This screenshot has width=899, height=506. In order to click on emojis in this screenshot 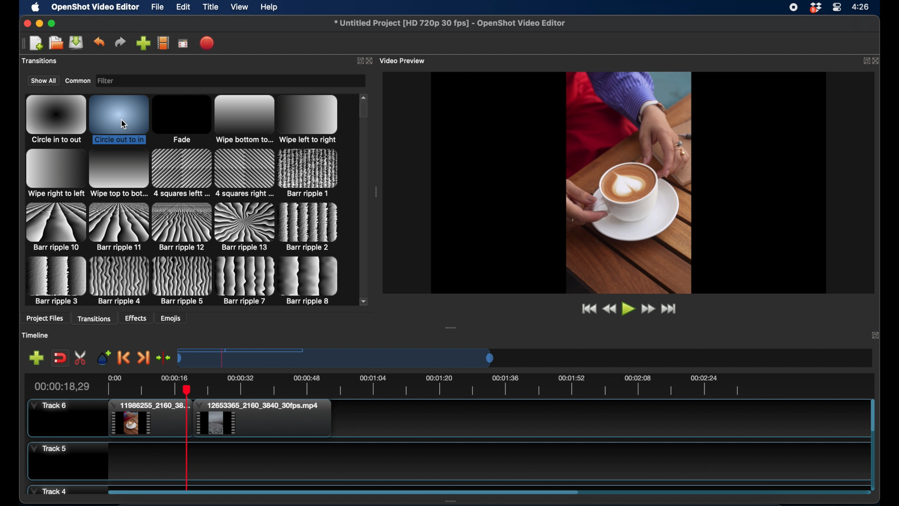, I will do `click(171, 318)`.